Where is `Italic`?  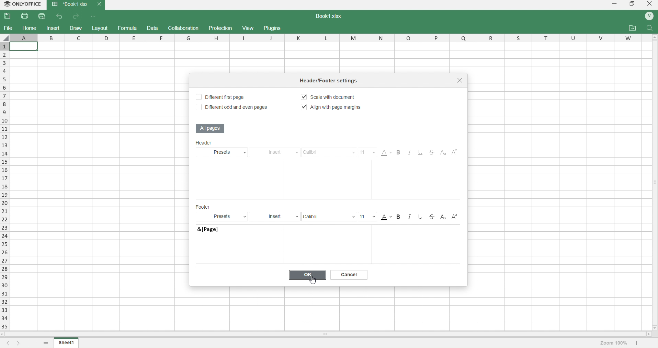
Italic is located at coordinates (411, 153).